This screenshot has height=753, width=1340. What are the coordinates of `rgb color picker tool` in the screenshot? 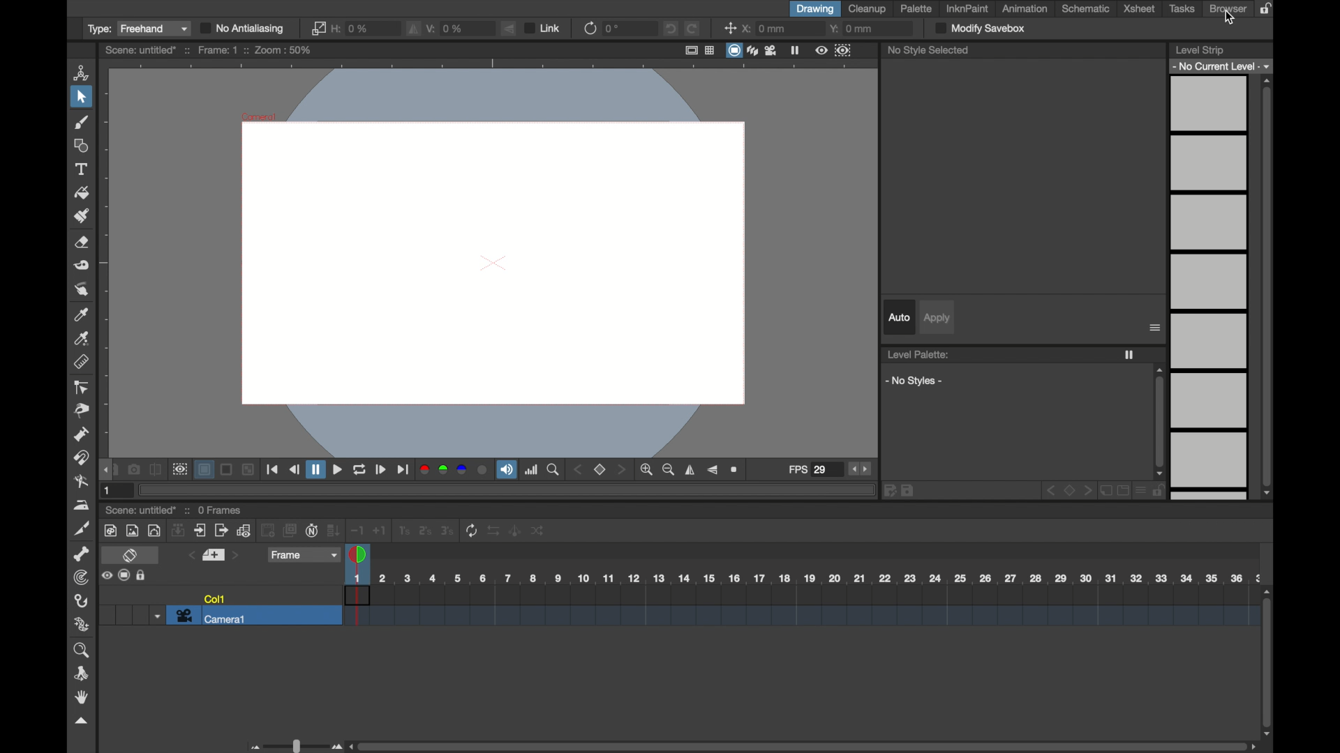 It's located at (84, 340).